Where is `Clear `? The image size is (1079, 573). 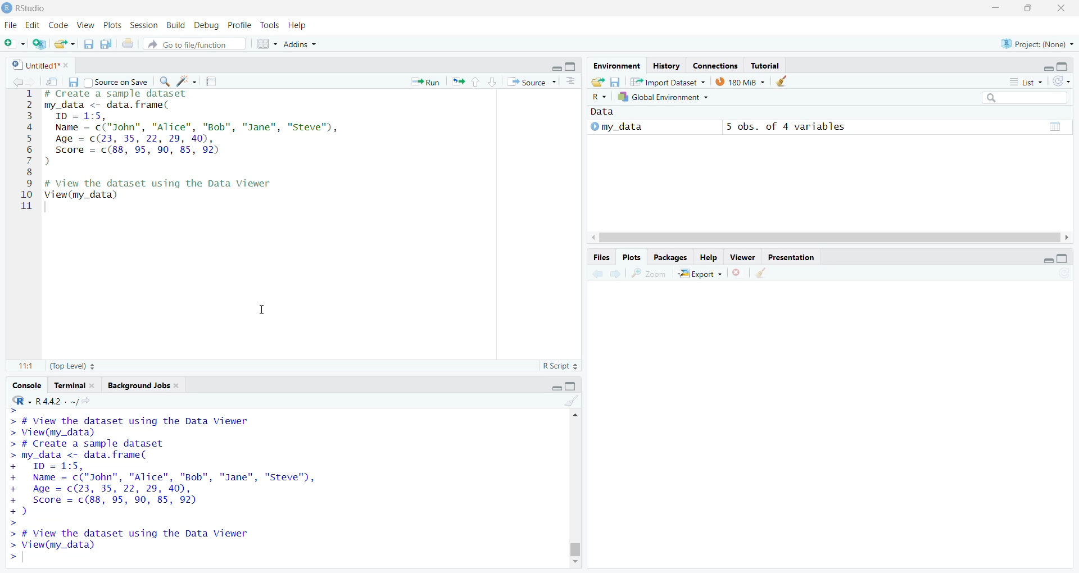 Clear  is located at coordinates (188, 81).